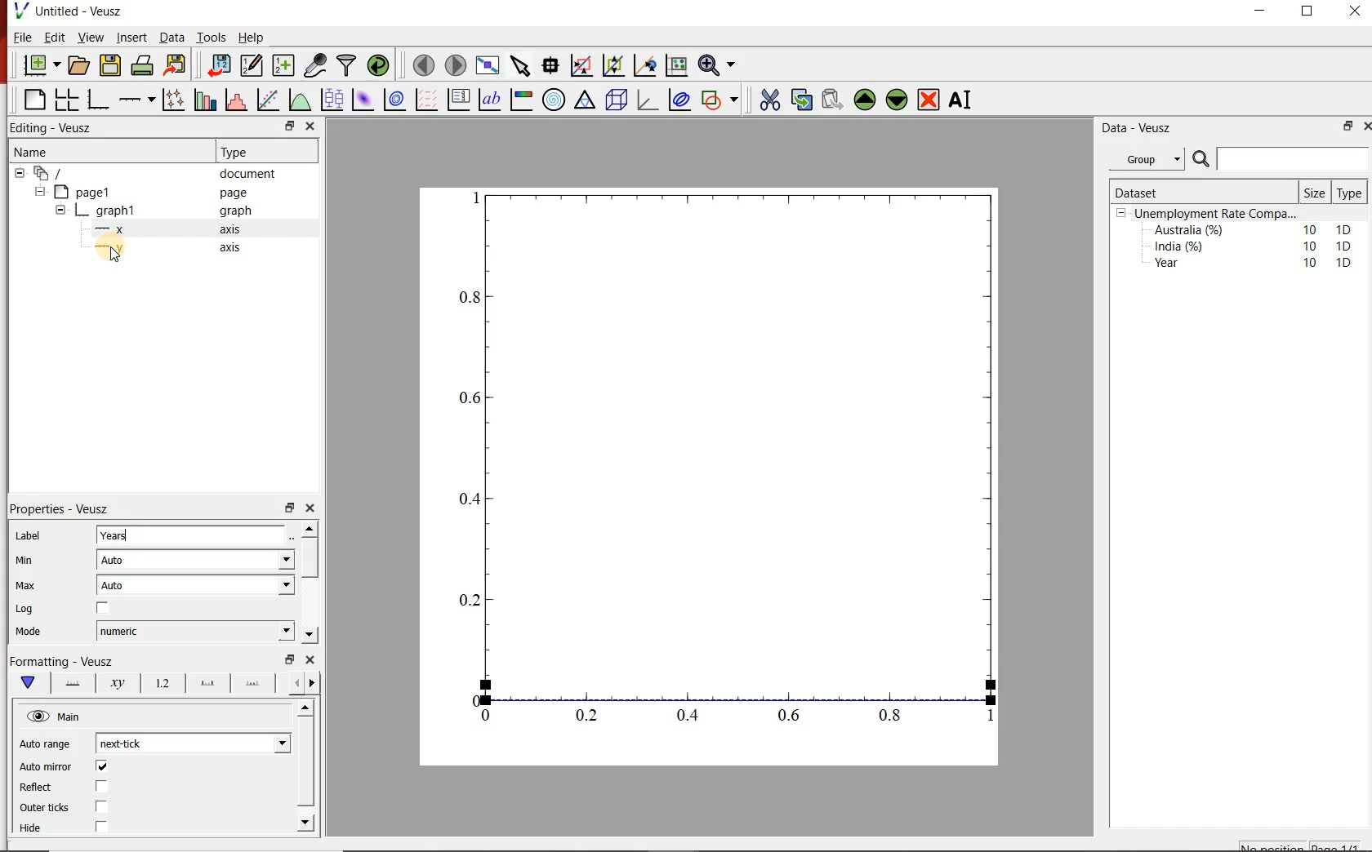  What do you see at coordinates (234, 100) in the screenshot?
I see `histograms` at bounding box center [234, 100].